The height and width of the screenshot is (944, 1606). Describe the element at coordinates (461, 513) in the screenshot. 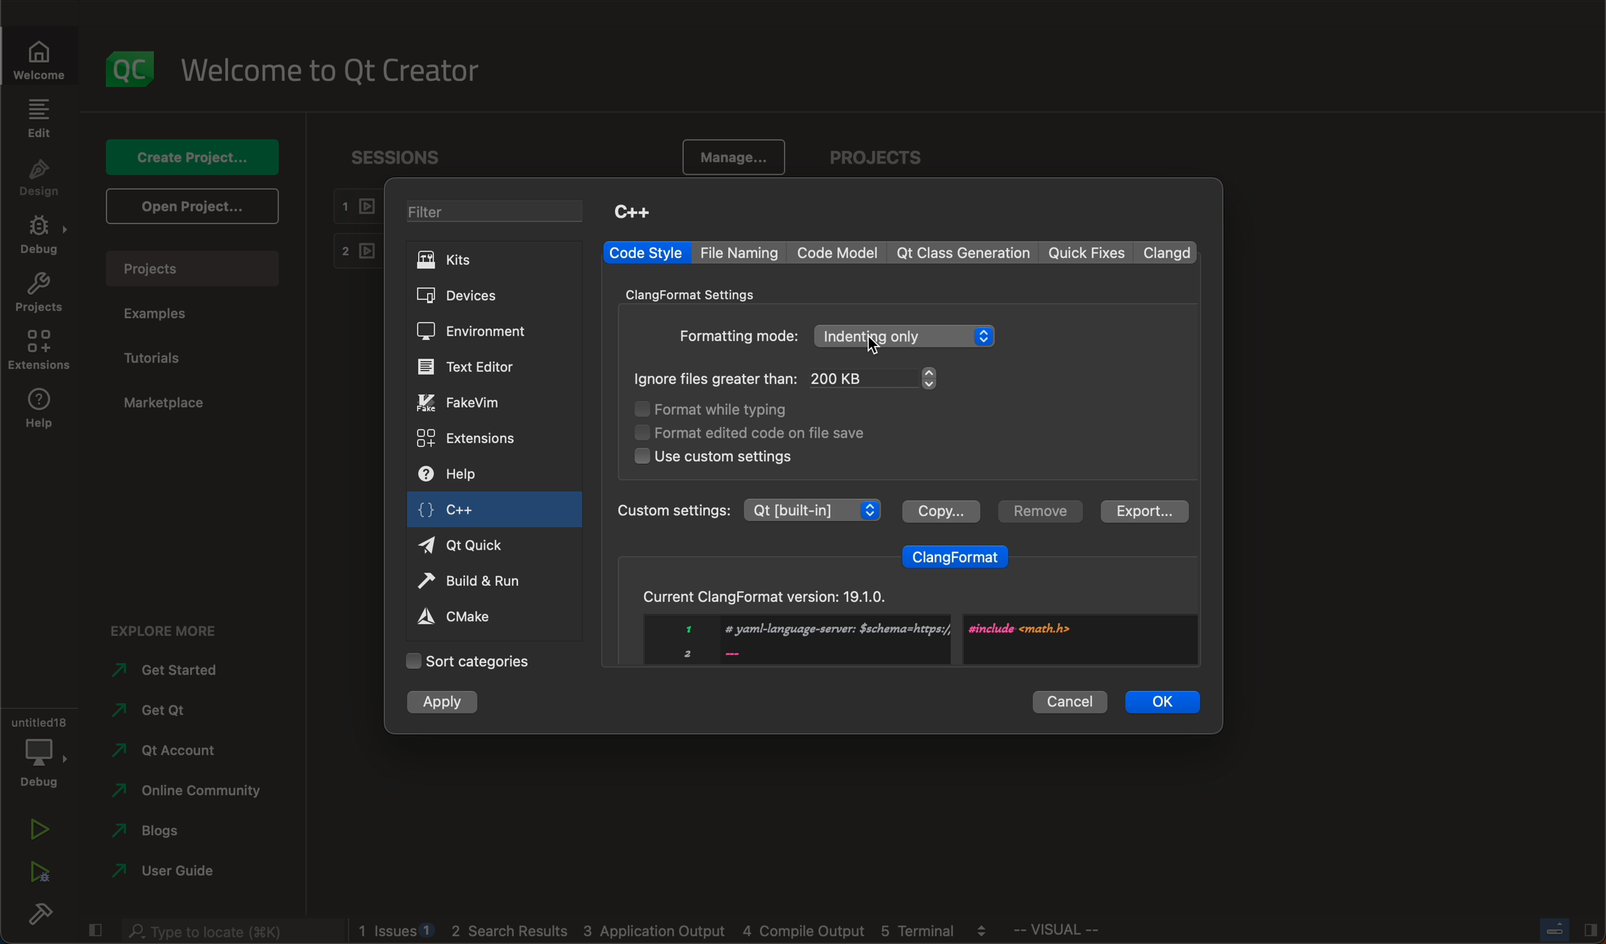

I see `c++` at that location.